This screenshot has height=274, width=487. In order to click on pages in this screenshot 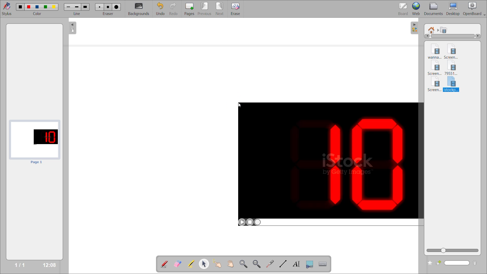, I will do `click(188, 8)`.